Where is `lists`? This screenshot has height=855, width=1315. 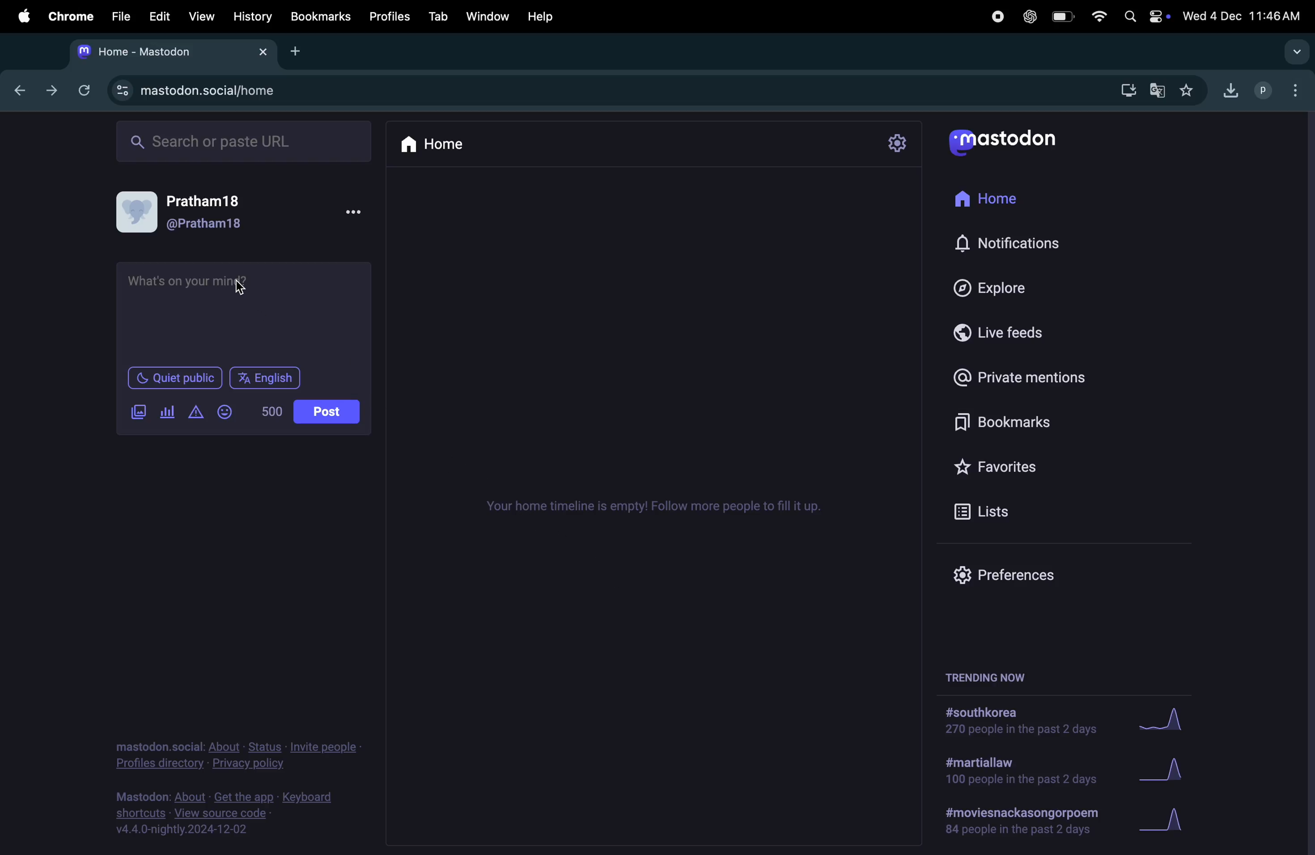 lists is located at coordinates (987, 511).